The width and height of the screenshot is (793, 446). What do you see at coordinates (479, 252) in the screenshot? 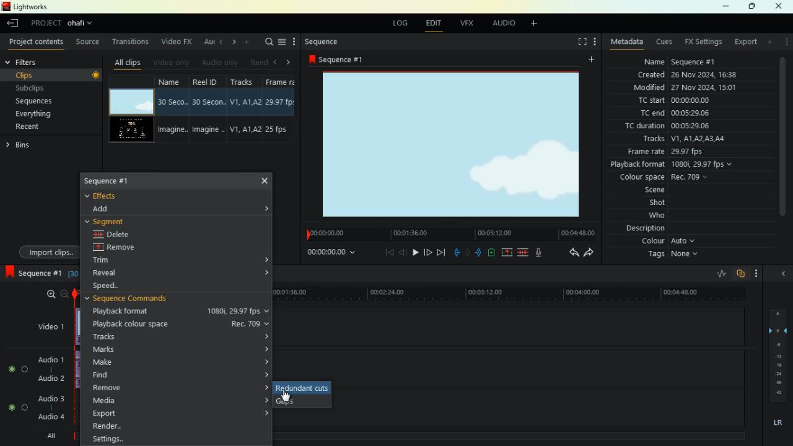
I see `push` at bounding box center [479, 252].